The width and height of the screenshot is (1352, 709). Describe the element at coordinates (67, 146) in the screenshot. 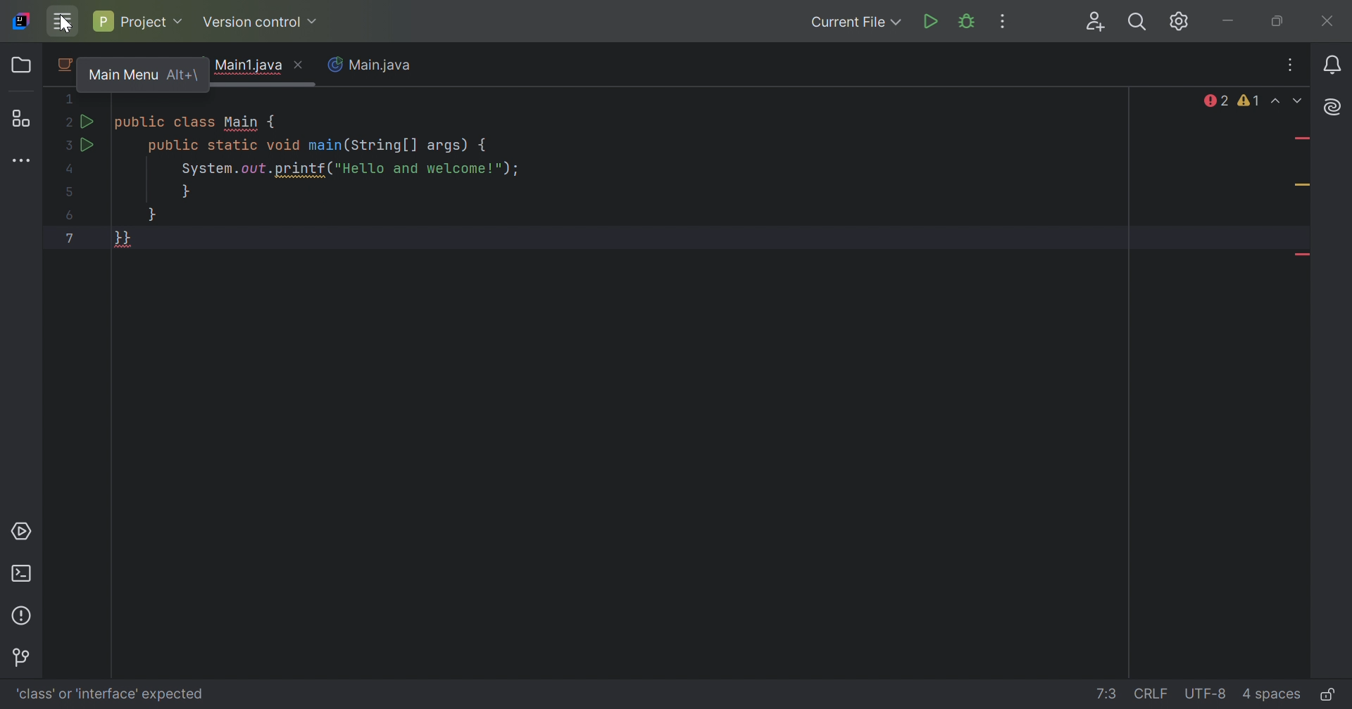

I see `3` at that location.